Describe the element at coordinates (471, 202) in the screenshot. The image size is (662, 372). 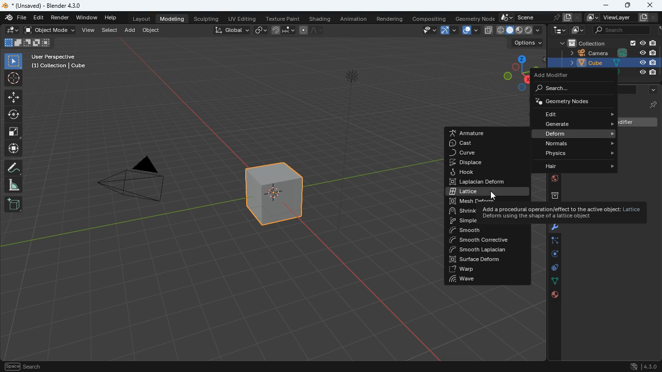
I see `mesh` at that location.